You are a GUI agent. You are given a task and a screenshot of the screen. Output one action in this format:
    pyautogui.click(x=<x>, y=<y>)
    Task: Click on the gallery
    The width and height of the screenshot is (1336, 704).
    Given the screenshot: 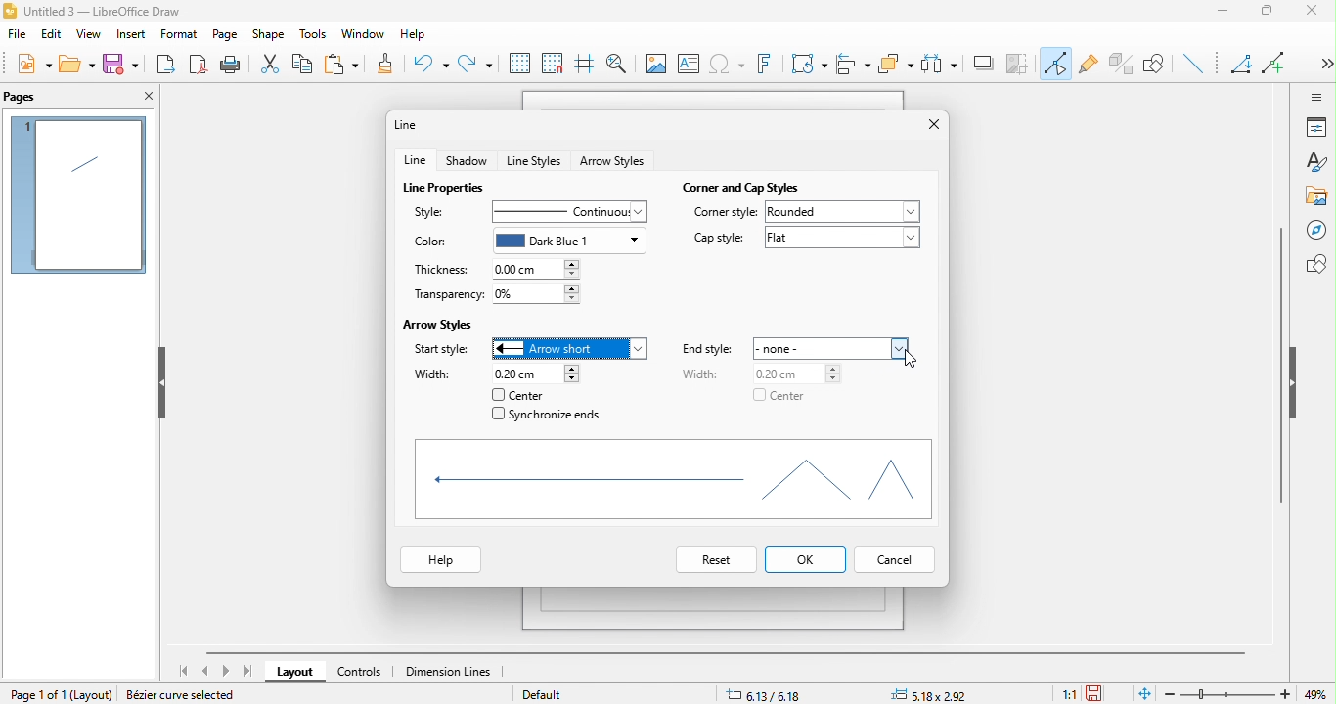 What is the action you would take?
    pyautogui.click(x=1317, y=197)
    